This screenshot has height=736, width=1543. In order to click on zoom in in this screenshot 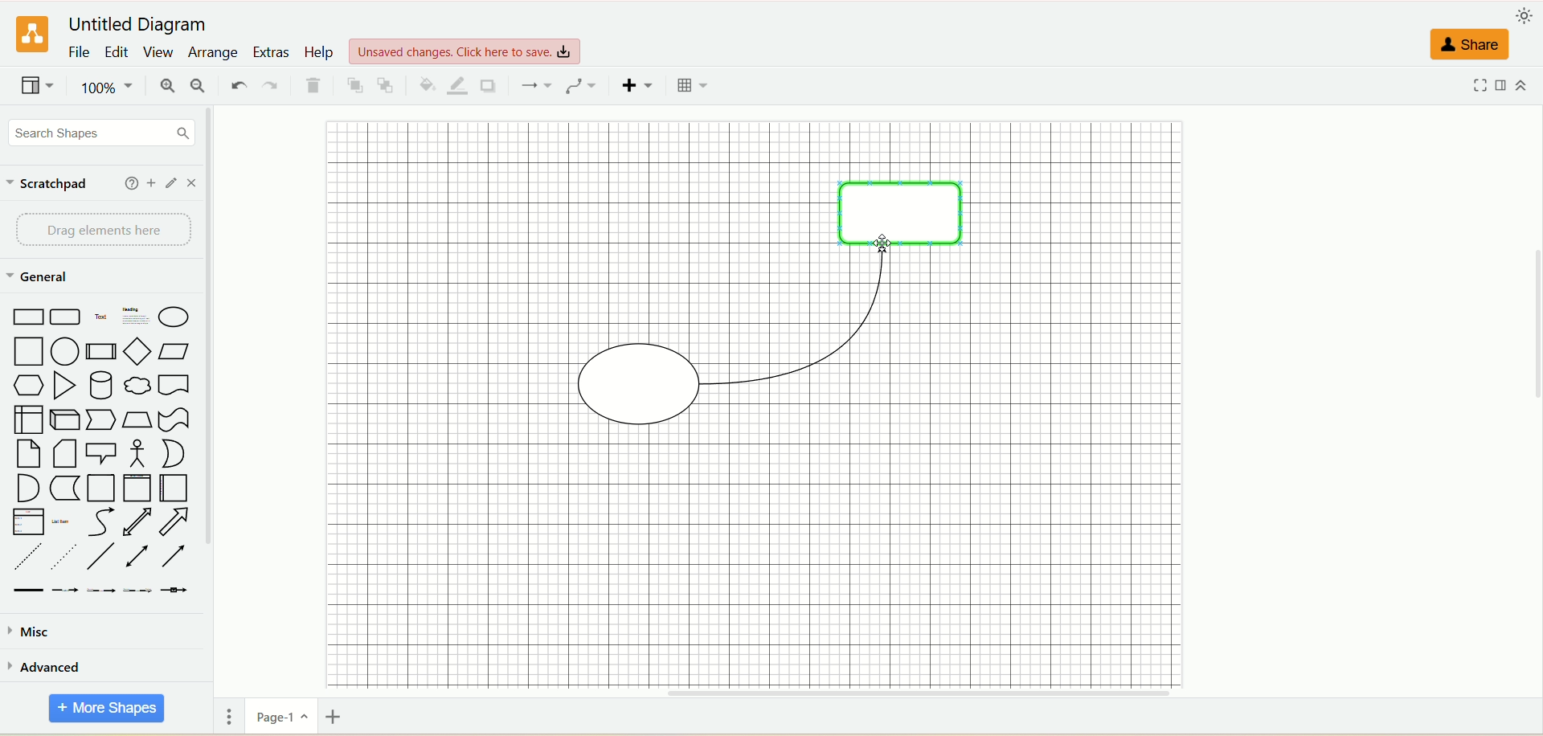, I will do `click(166, 86)`.